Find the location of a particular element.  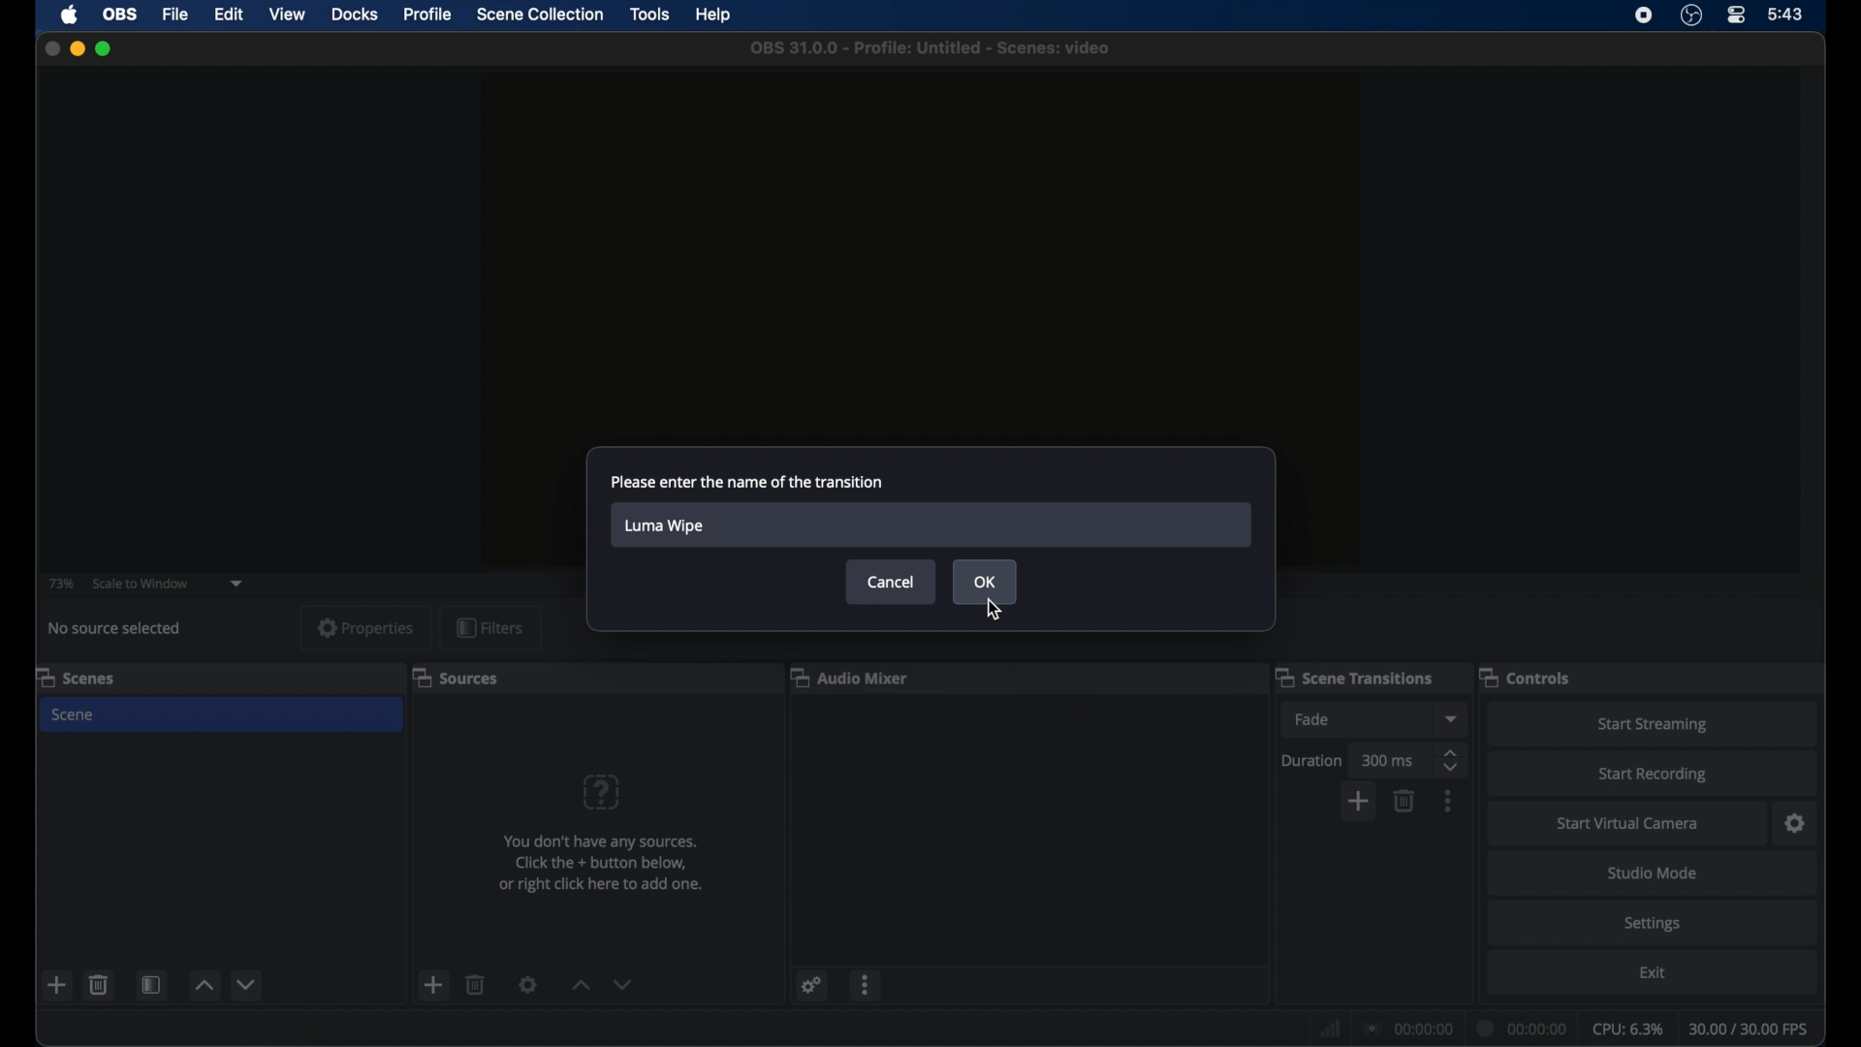

decrement is located at coordinates (246, 986).